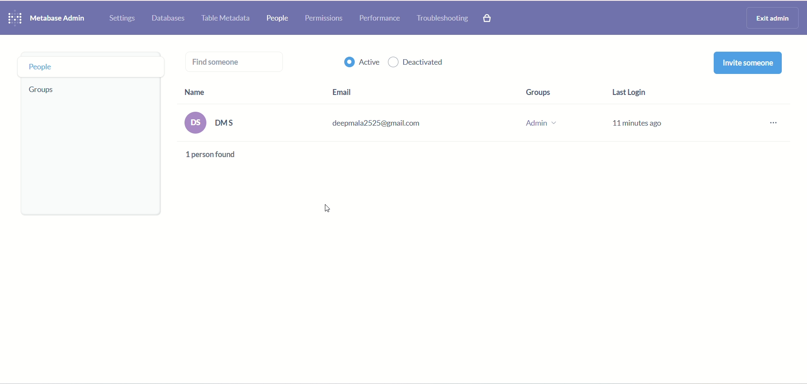 The width and height of the screenshot is (807, 384). Describe the element at coordinates (443, 19) in the screenshot. I see `troubleshooting` at that location.